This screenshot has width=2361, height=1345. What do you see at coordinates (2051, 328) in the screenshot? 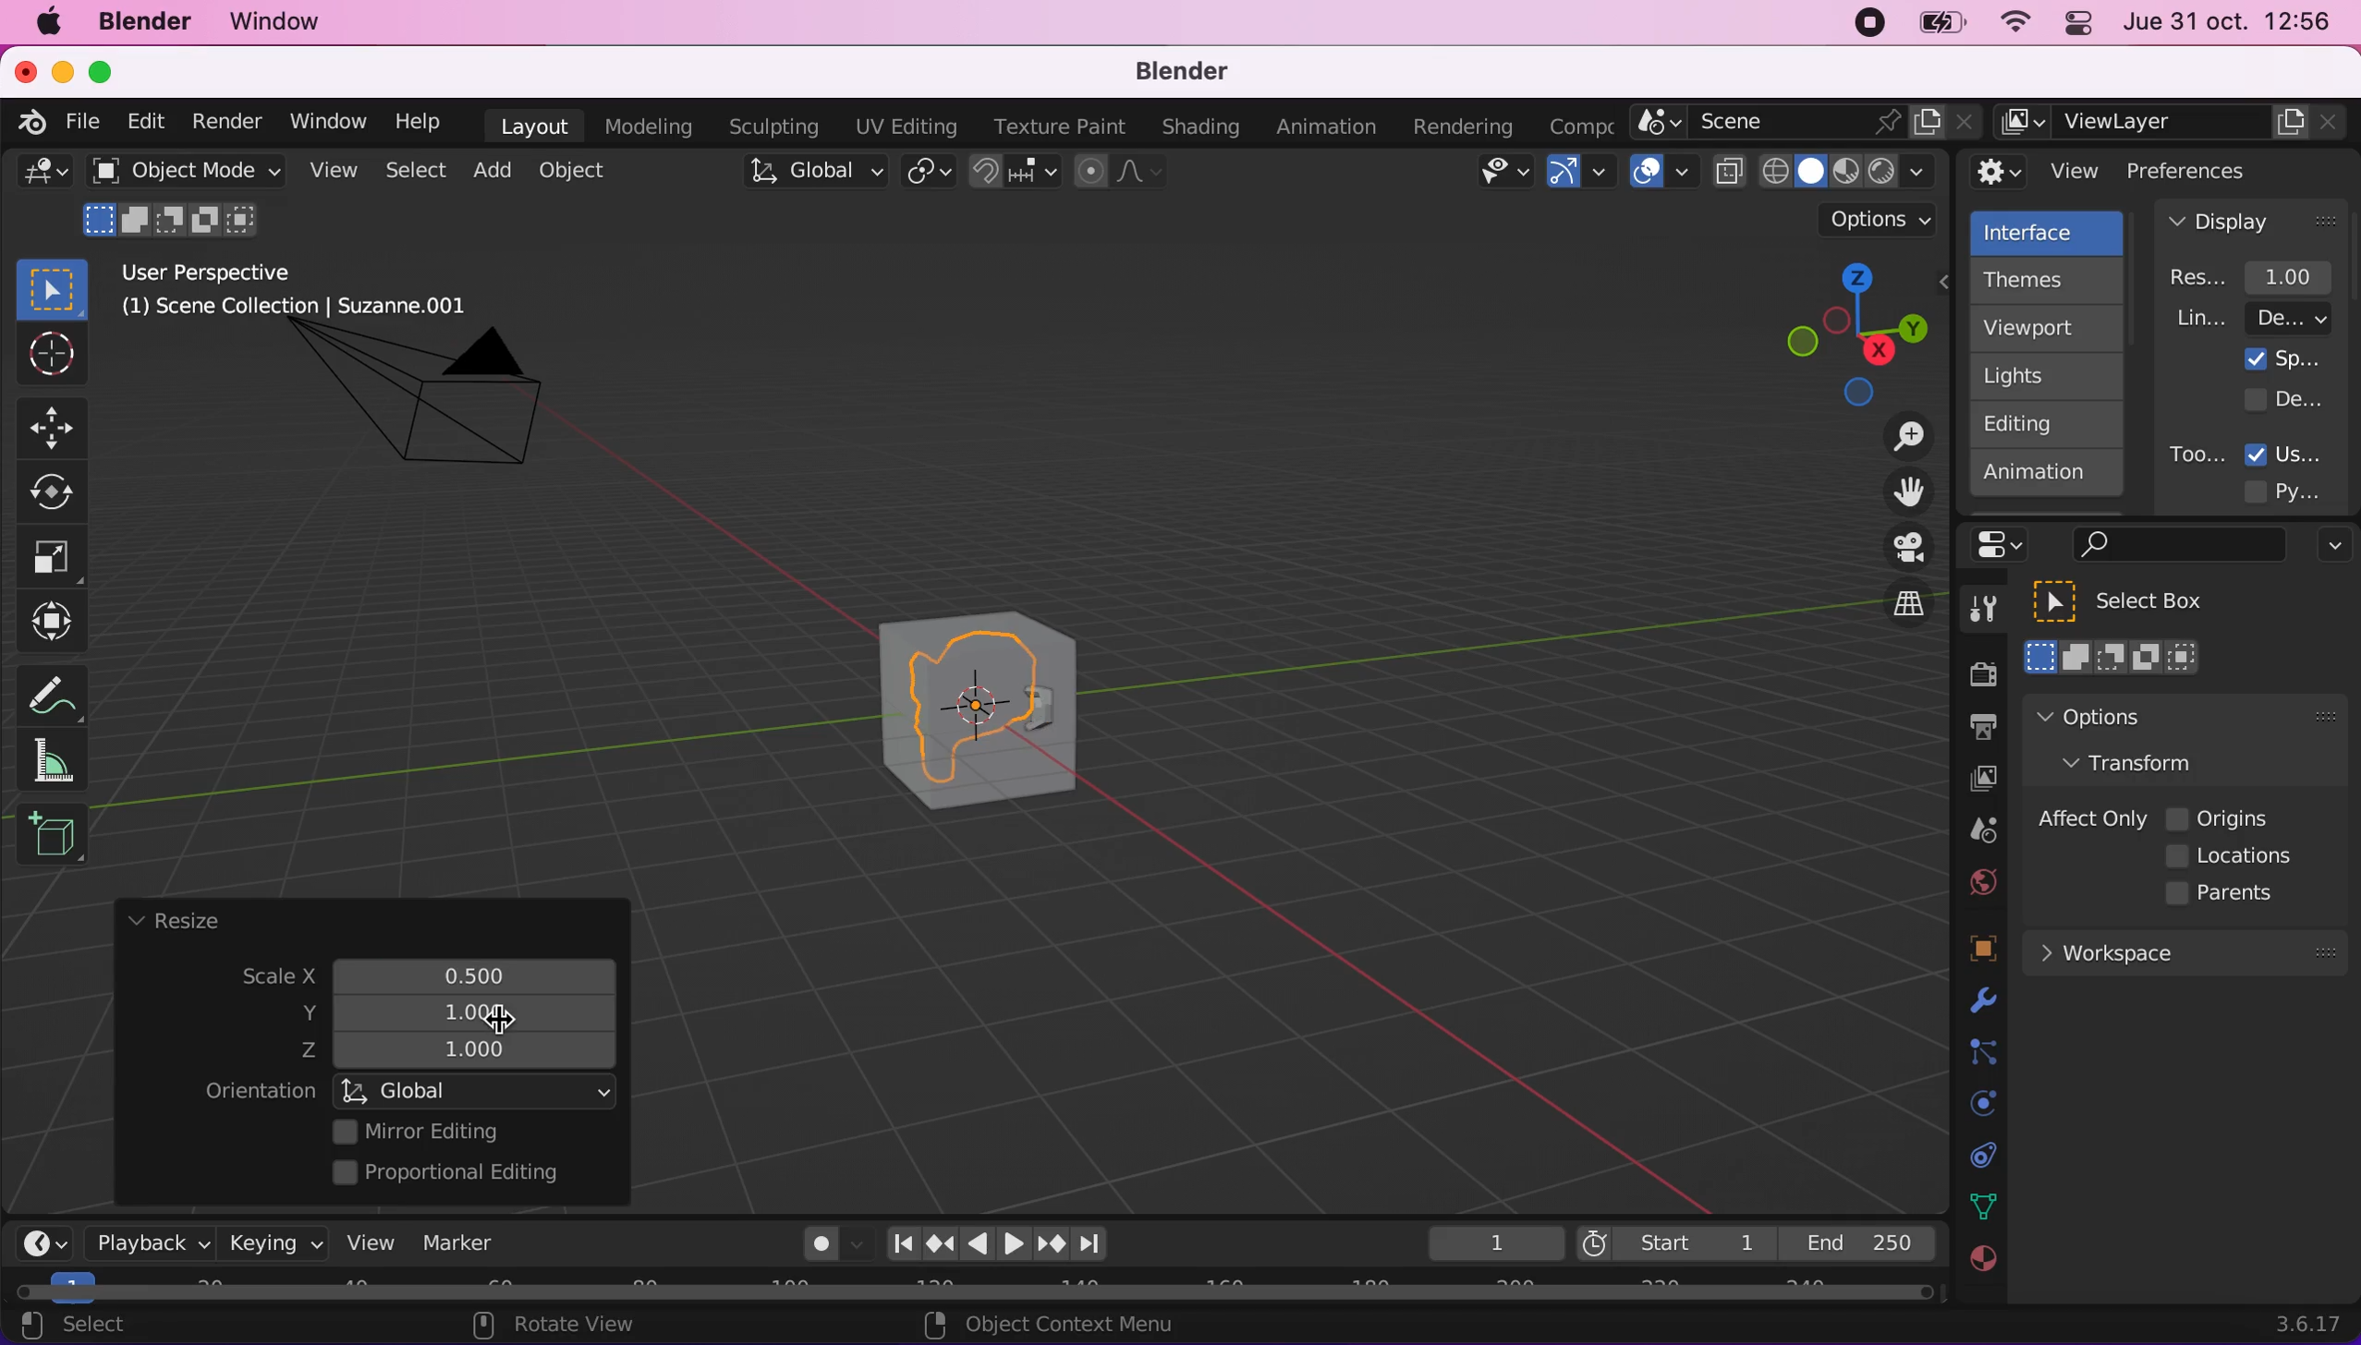
I see `viewport` at bounding box center [2051, 328].